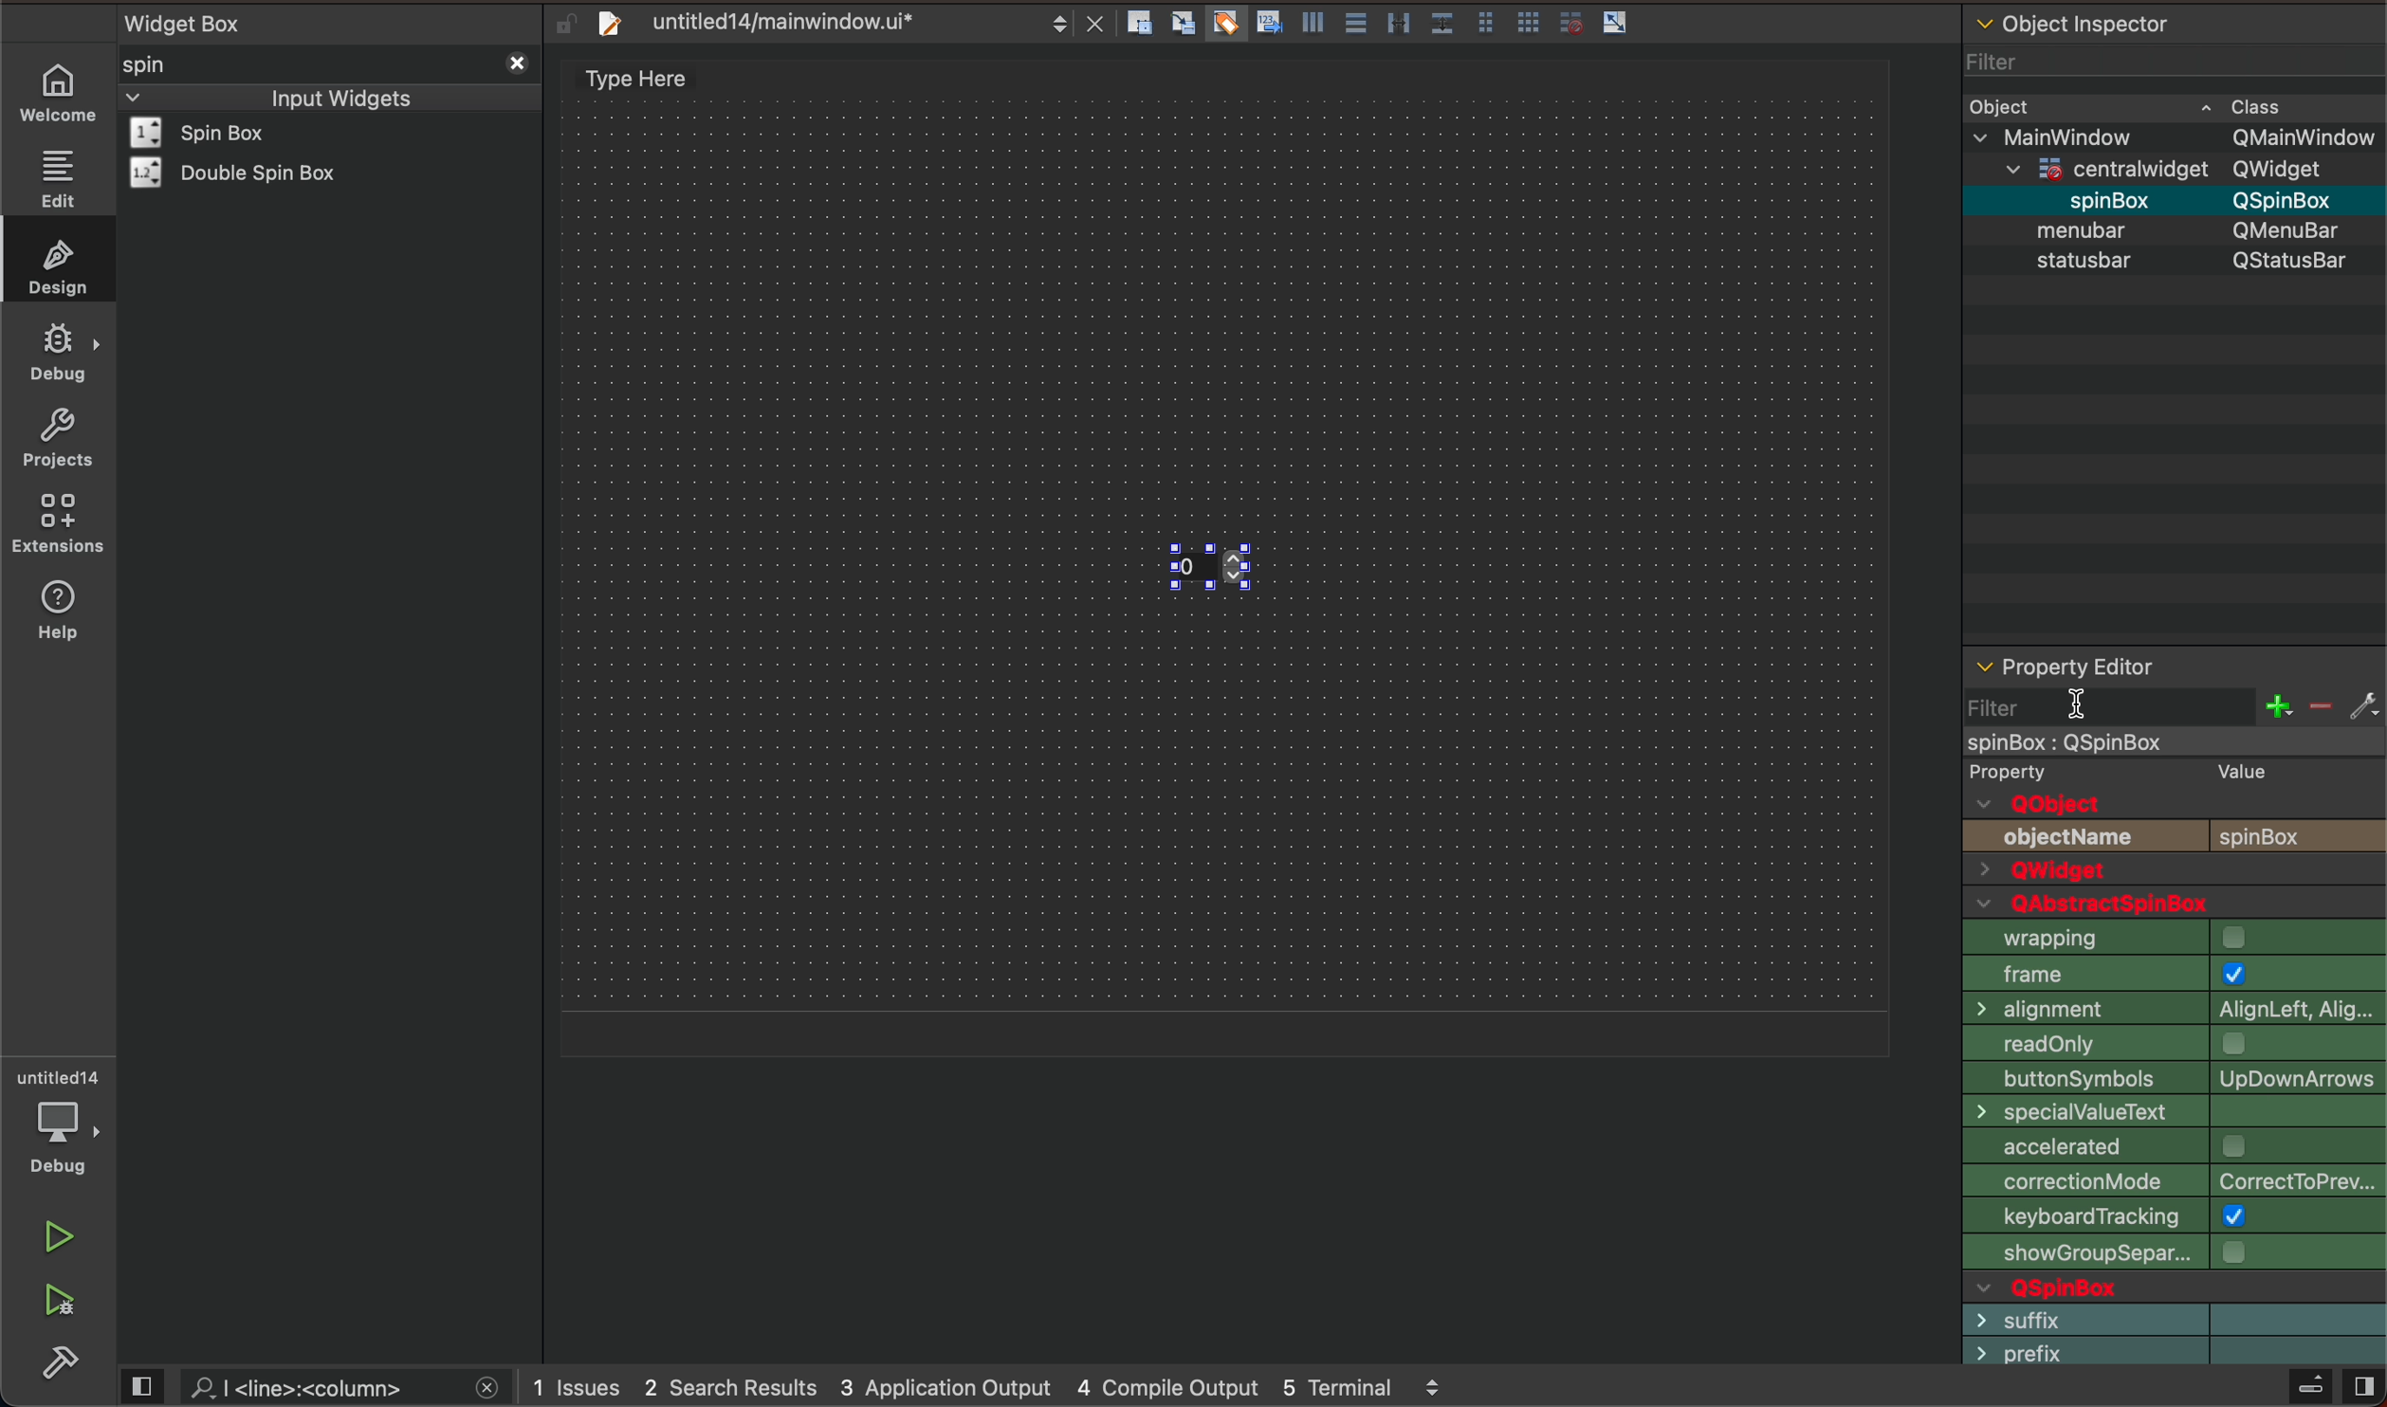  What do you see at coordinates (2260, 103) in the screenshot?
I see `class` at bounding box center [2260, 103].